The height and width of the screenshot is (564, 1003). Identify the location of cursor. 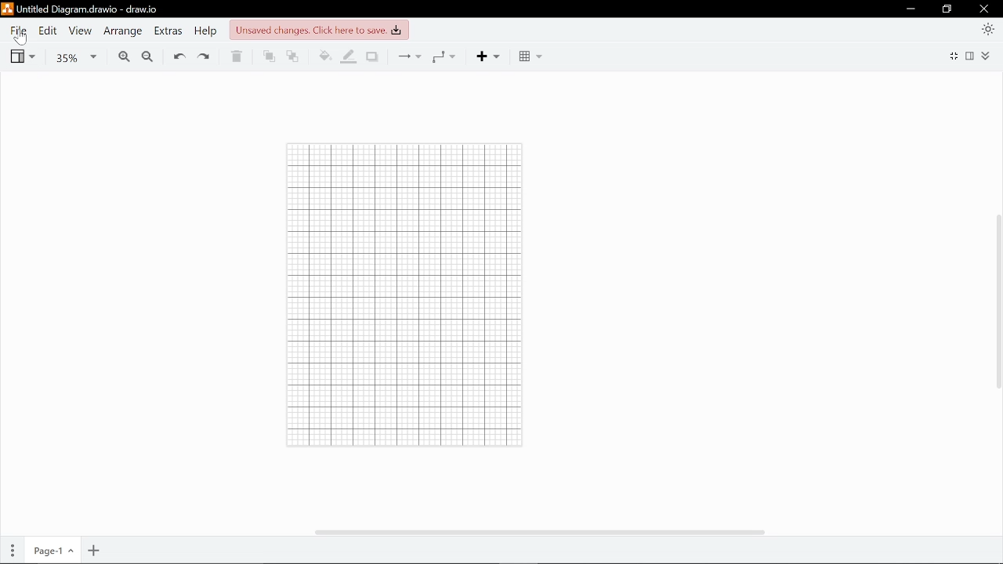
(23, 40).